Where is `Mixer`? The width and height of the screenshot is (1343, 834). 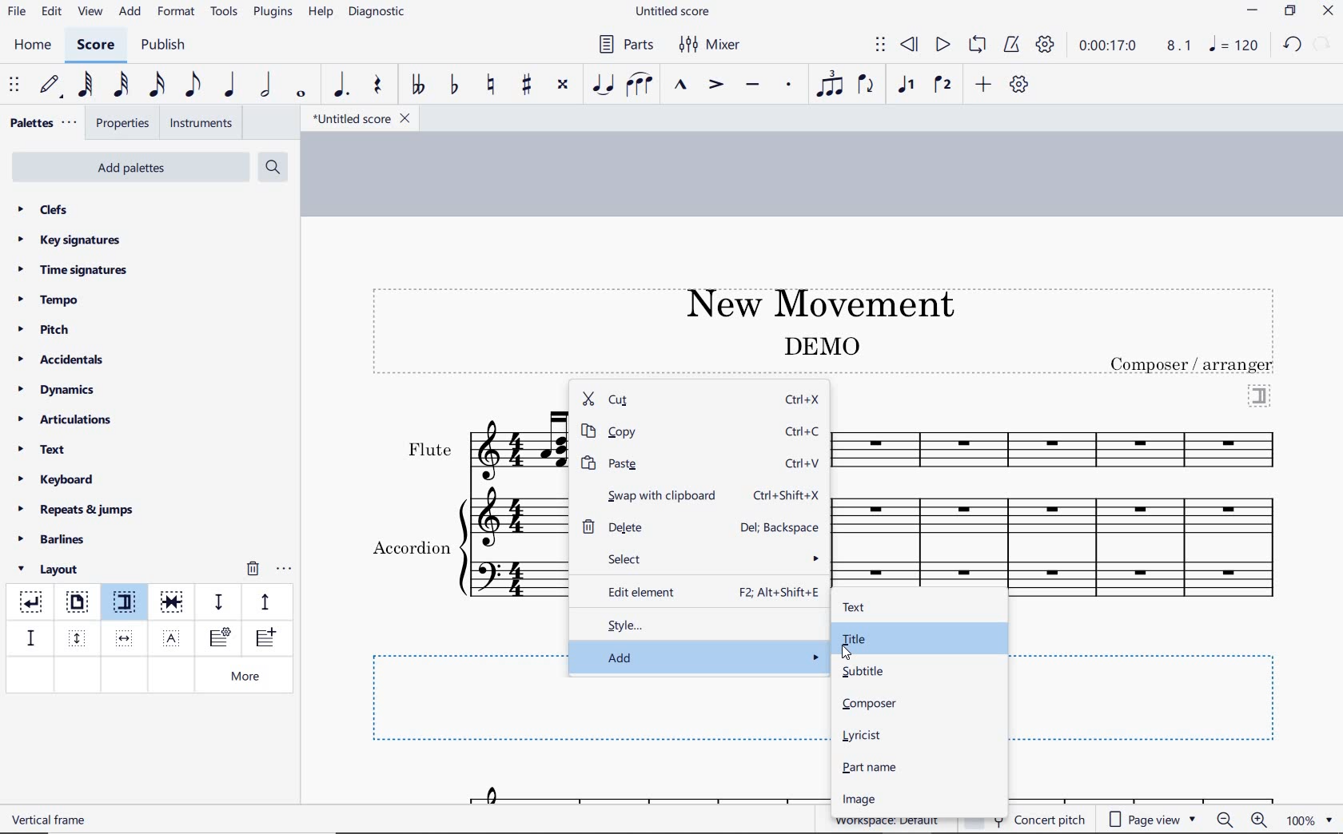 Mixer is located at coordinates (711, 45).